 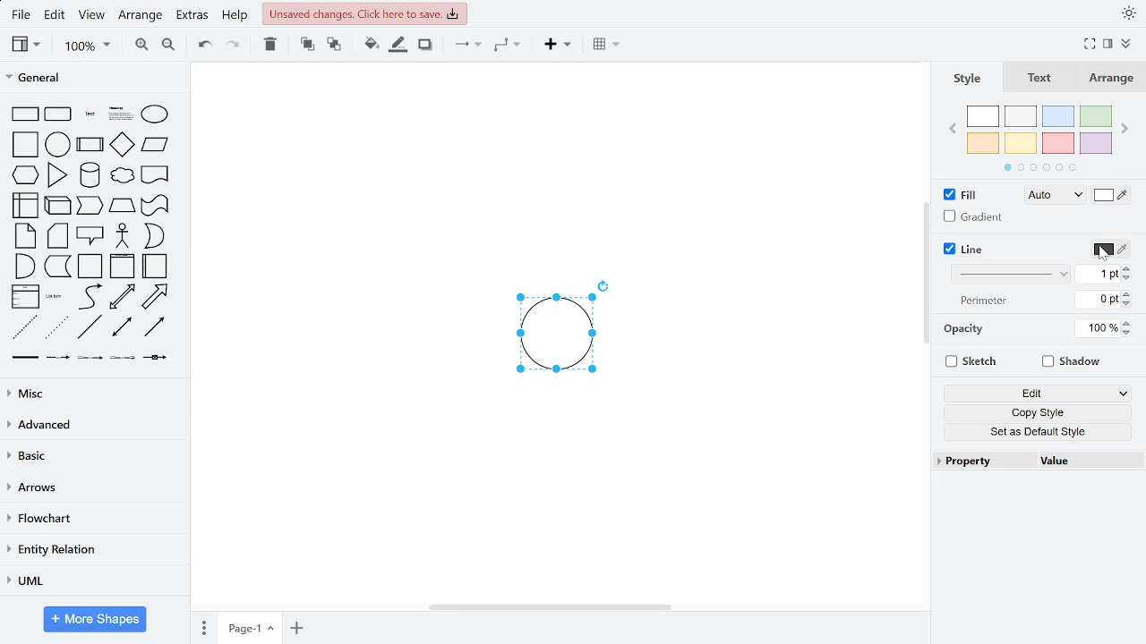 What do you see at coordinates (965, 196) in the screenshot?
I see `fill` at bounding box center [965, 196].